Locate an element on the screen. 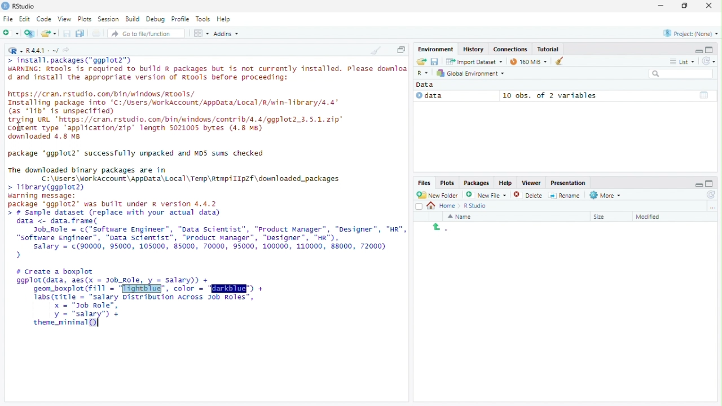  Files is located at coordinates (425, 183).